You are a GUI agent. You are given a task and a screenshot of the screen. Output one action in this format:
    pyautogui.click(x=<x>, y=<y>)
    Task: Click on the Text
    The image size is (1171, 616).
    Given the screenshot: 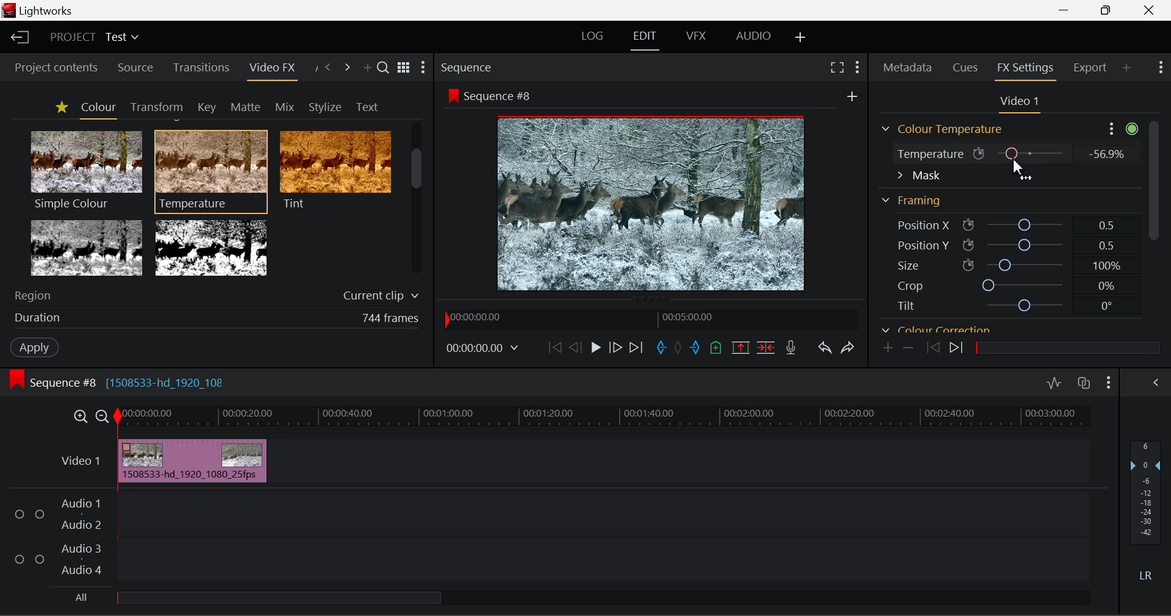 What is the action you would take?
    pyautogui.click(x=365, y=106)
    